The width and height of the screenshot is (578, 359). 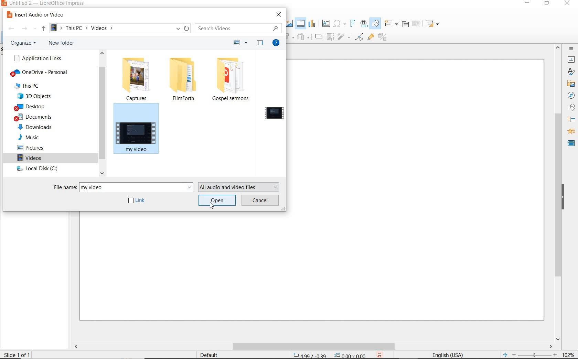 What do you see at coordinates (557, 193) in the screenshot?
I see `SCROLLBAR` at bounding box center [557, 193].